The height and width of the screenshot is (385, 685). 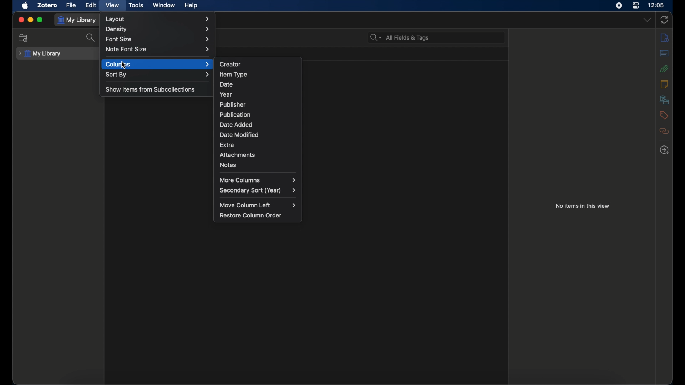 What do you see at coordinates (233, 104) in the screenshot?
I see `publisher` at bounding box center [233, 104].